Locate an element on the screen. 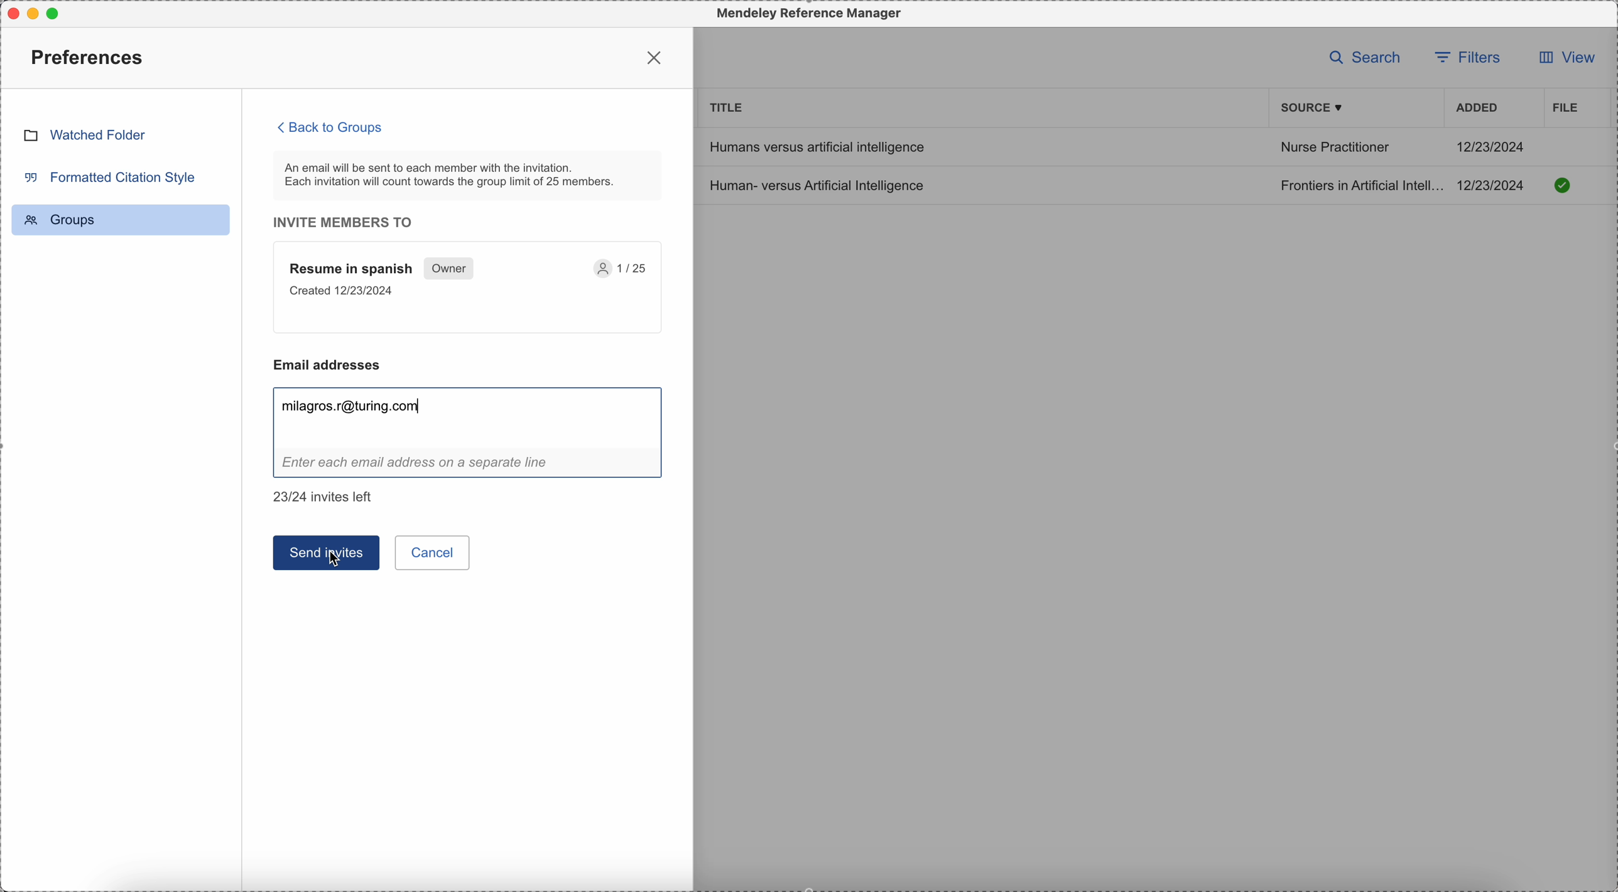 The image size is (1618, 892). 12/23/2024 is located at coordinates (1495, 185).